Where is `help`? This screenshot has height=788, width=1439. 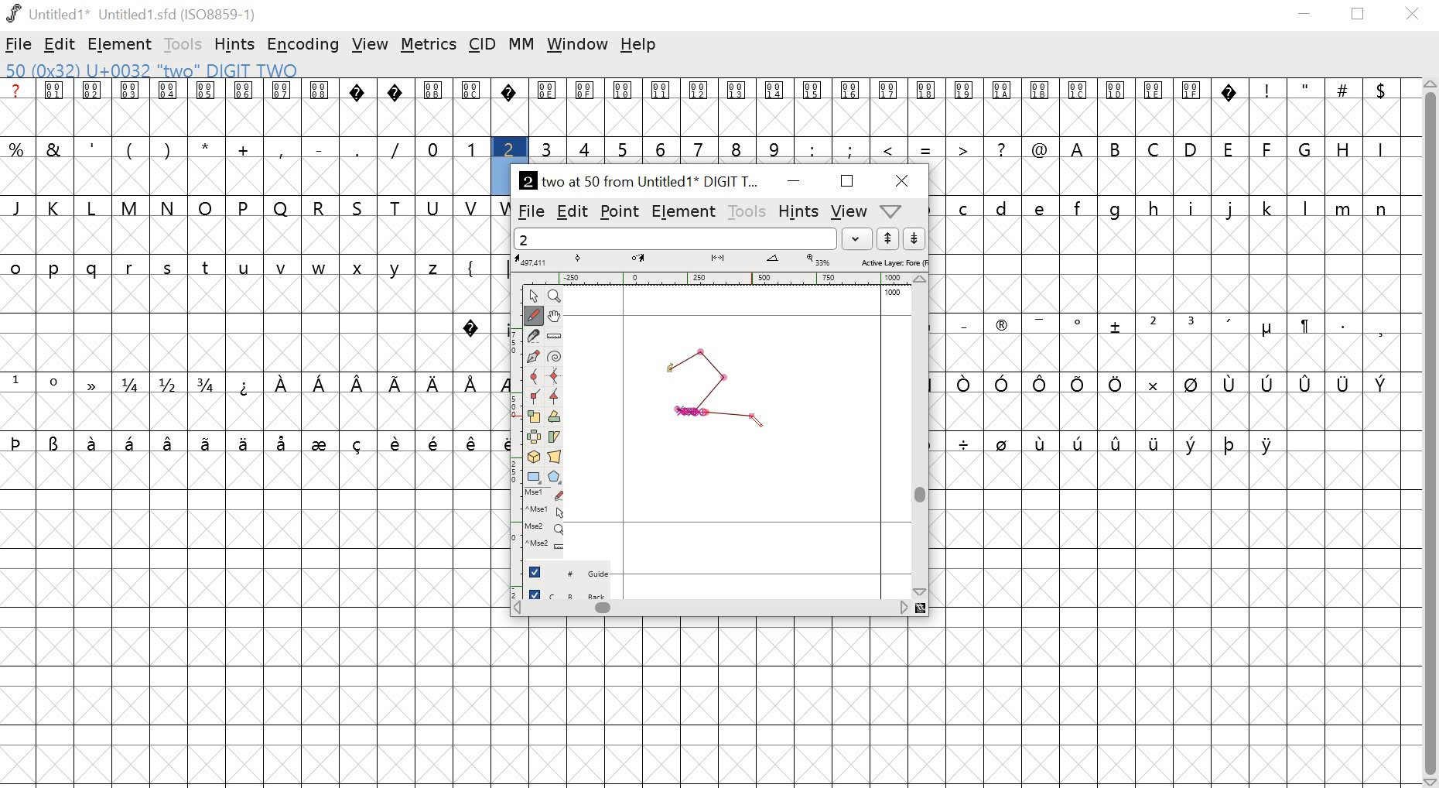
help is located at coordinates (638, 46).